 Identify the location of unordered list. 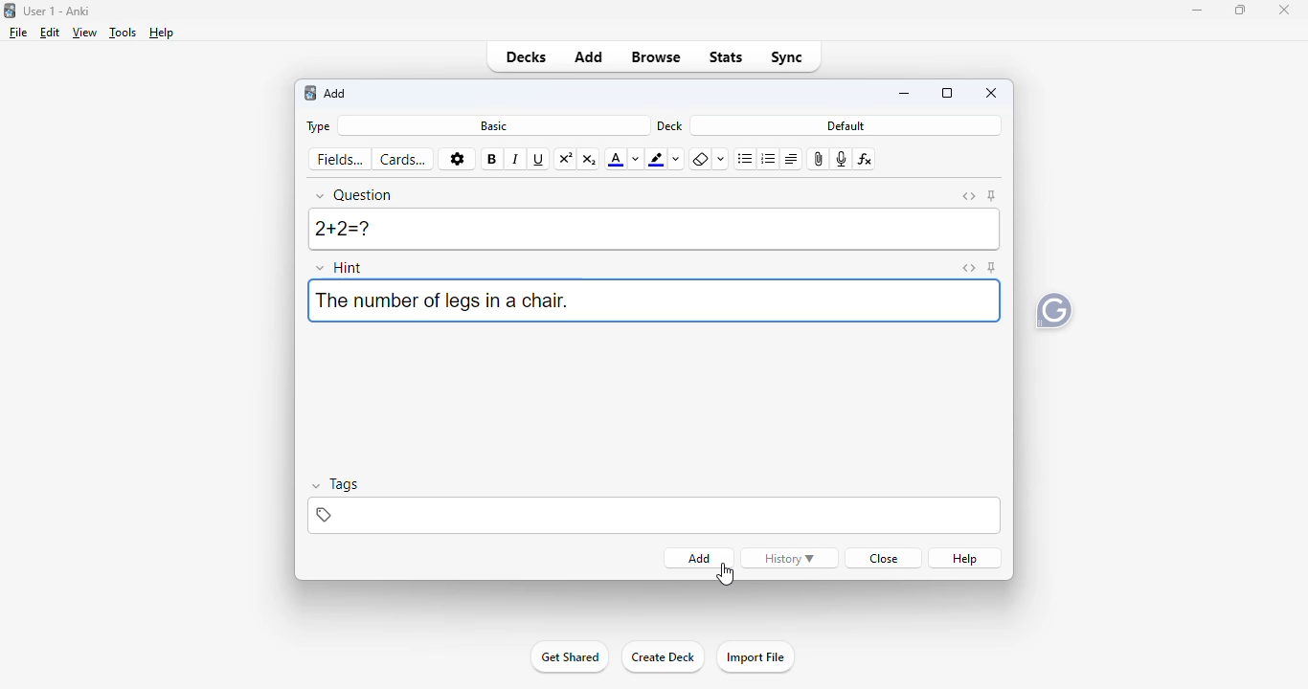
(745, 160).